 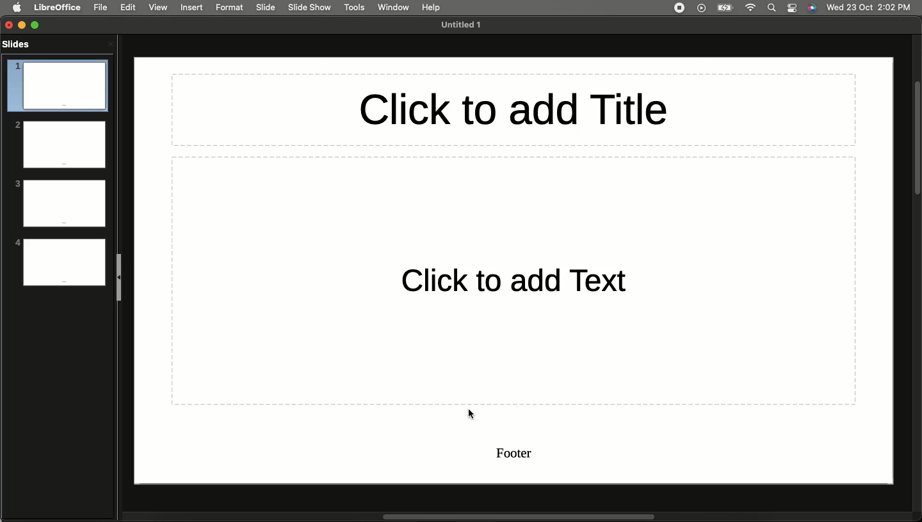 What do you see at coordinates (869, 6) in the screenshot?
I see `Date/time` at bounding box center [869, 6].